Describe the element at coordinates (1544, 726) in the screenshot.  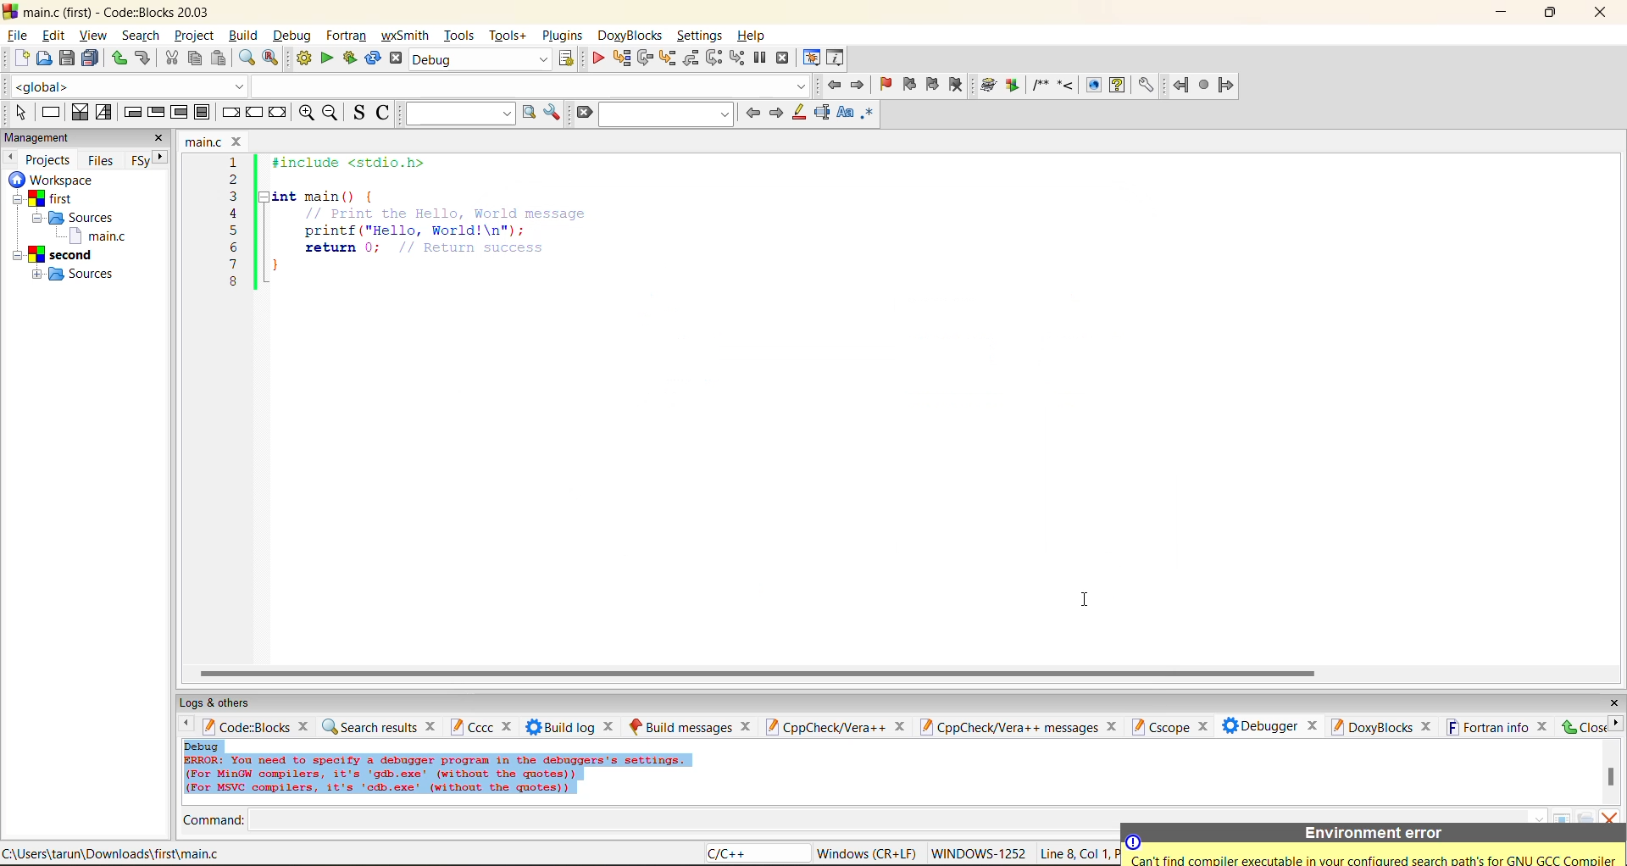
I see `close` at that location.